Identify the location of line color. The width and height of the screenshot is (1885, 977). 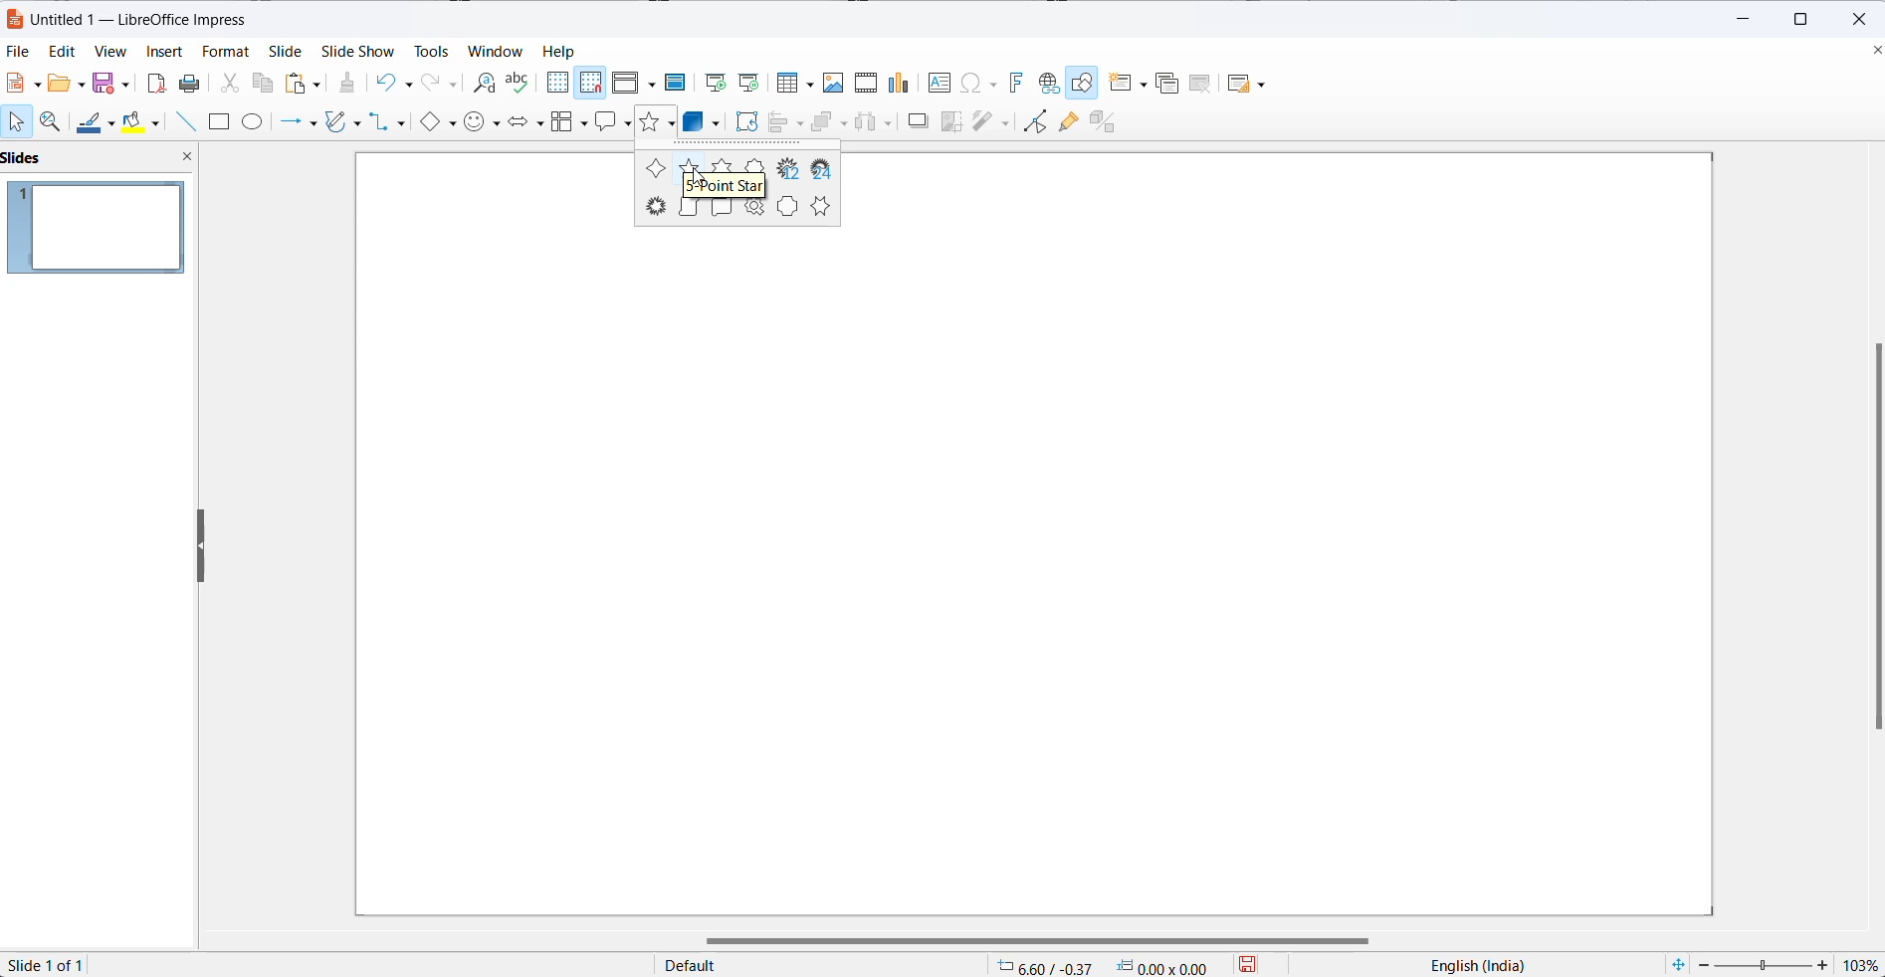
(98, 120).